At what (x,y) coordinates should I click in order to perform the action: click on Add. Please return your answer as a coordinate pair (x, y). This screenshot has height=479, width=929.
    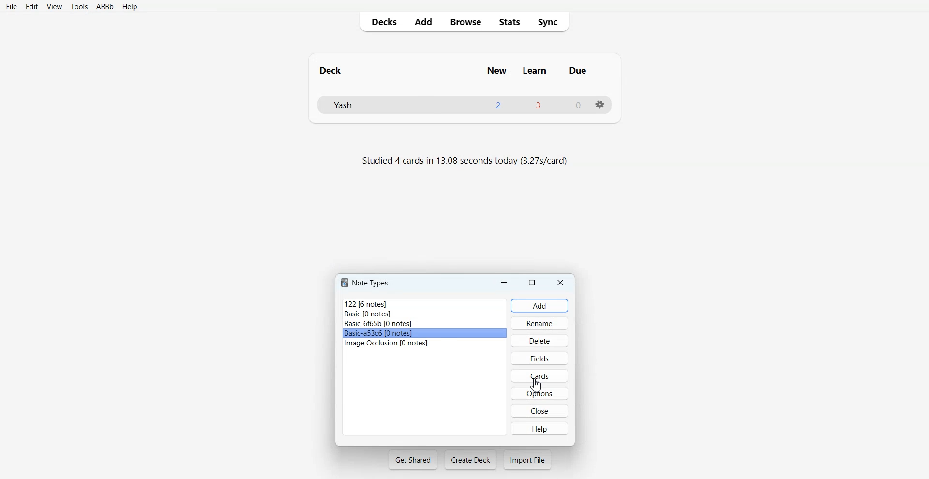
    Looking at the image, I should click on (540, 306).